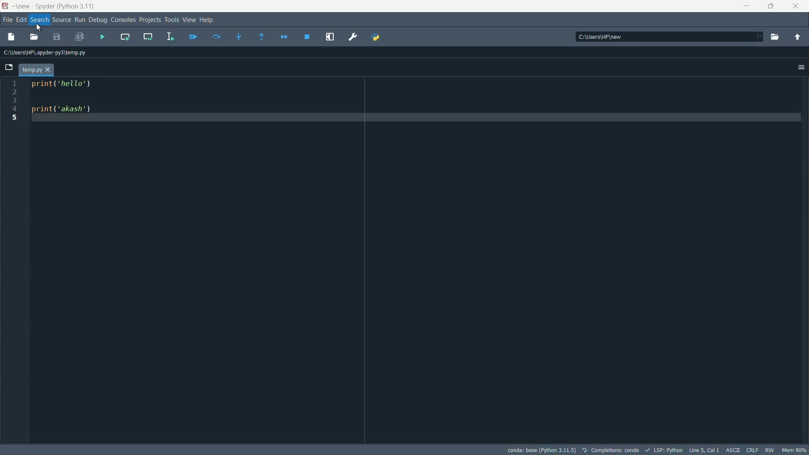 This screenshot has height=455, width=809. I want to click on new, so click(24, 7).